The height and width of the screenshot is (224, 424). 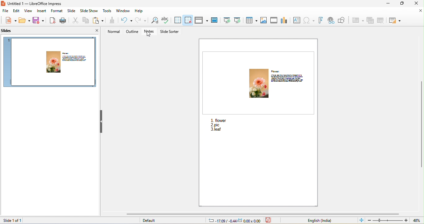 I want to click on help, so click(x=140, y=11).